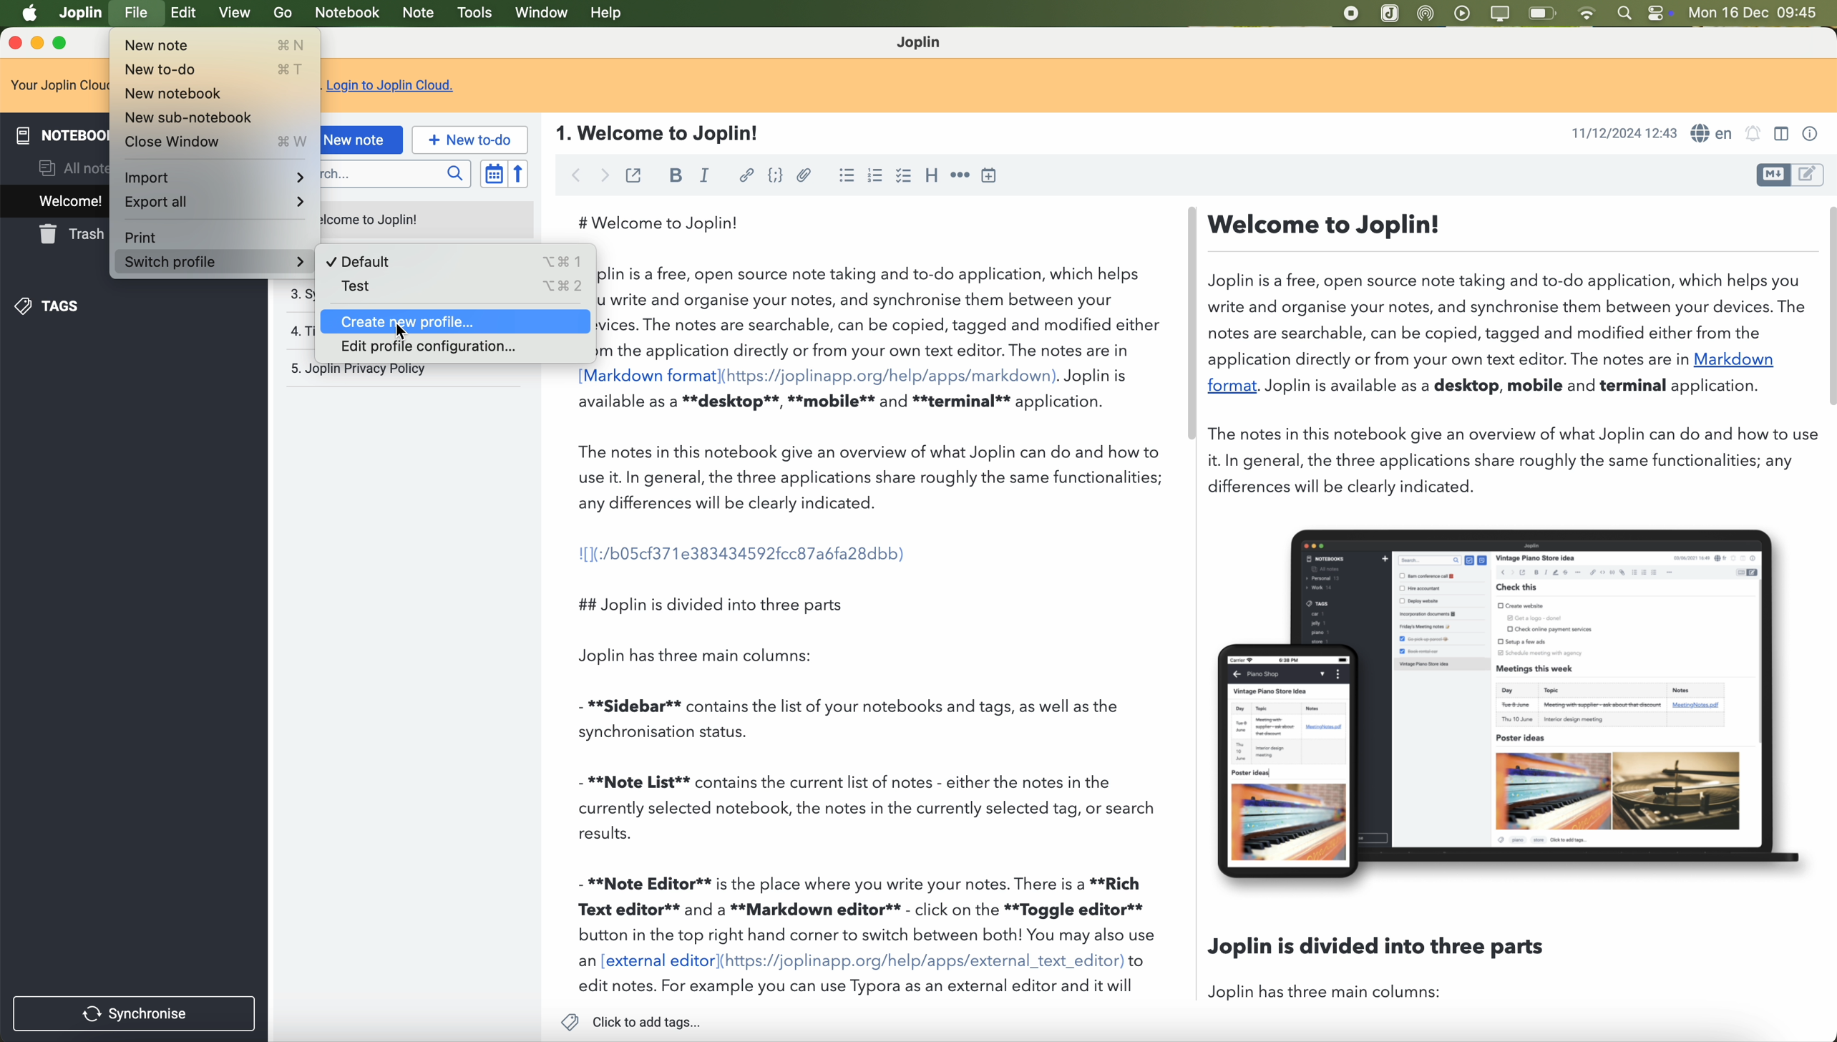 This screenshot has height=1042, width=1837. What do you see at coordinates (869, 808) in the screenshot?
I see `- **Note List** contains the current list of notes - either the notes in the
currently selected notebook, the notes in the currently selected tag, or search
results.` at bounding box center [869, 808].